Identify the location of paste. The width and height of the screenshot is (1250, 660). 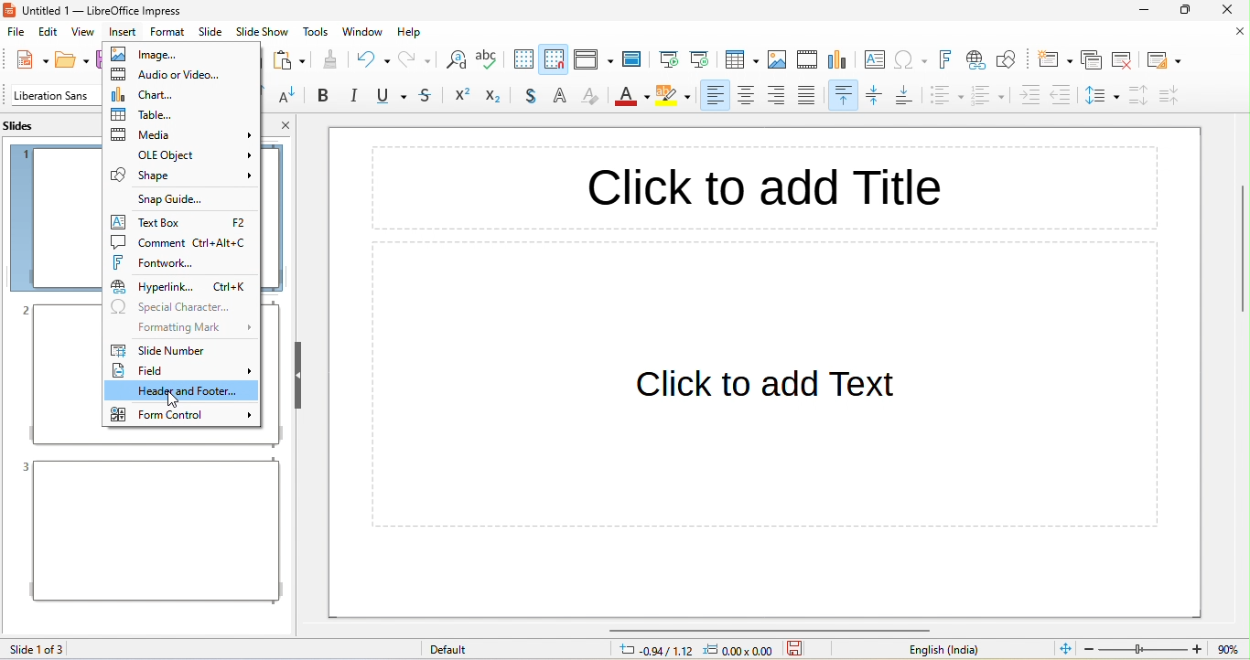
(289, 59).